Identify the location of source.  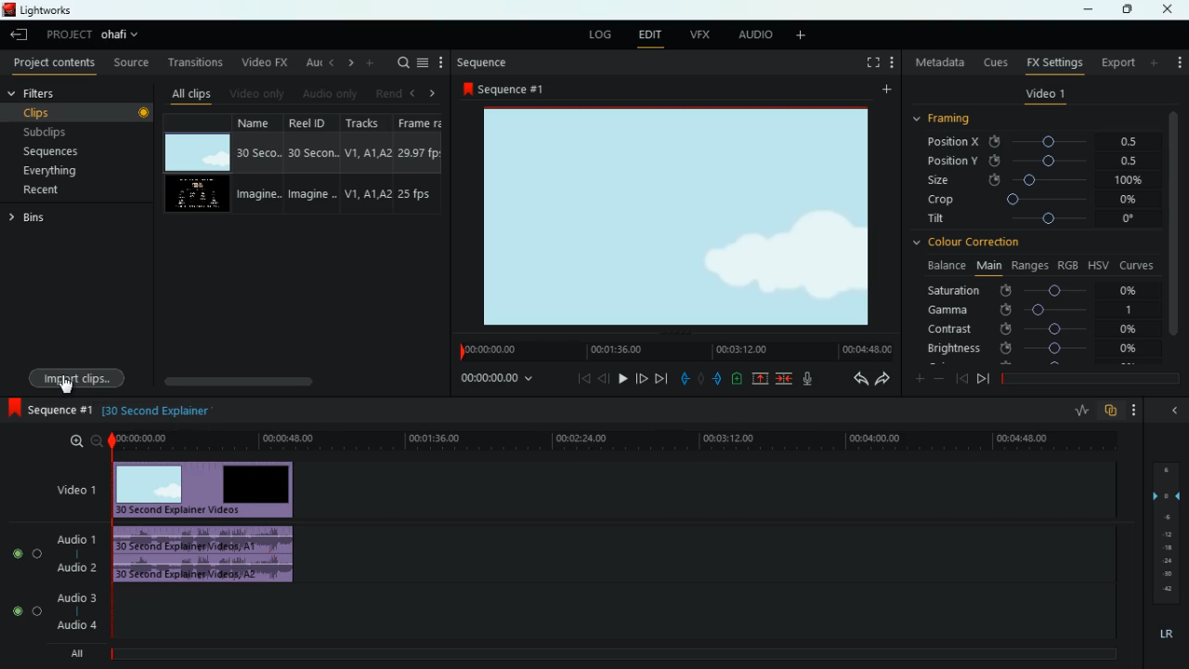
(131, 62).